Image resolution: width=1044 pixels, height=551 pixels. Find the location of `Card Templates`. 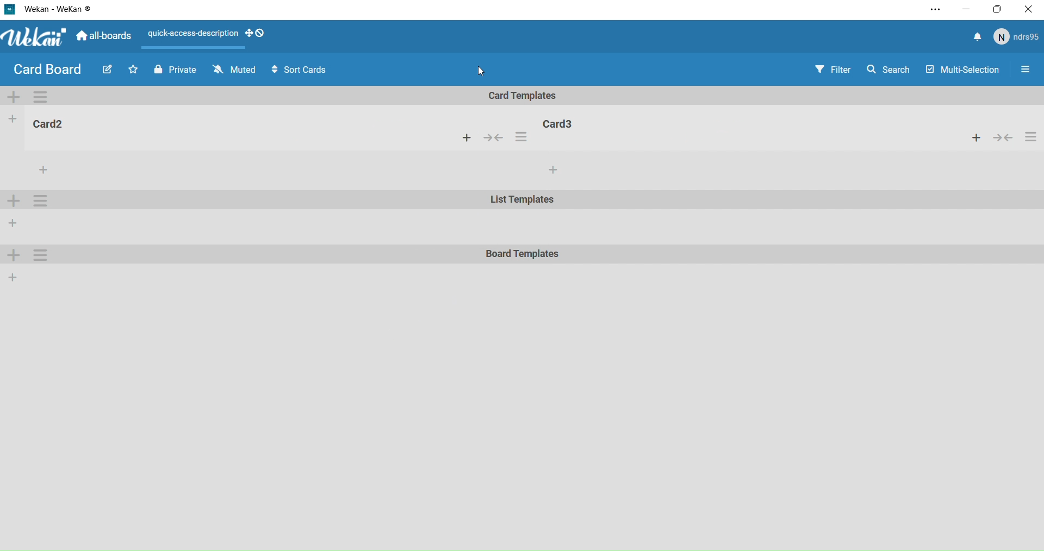

Card Templates is located at coordinates (524, 96).